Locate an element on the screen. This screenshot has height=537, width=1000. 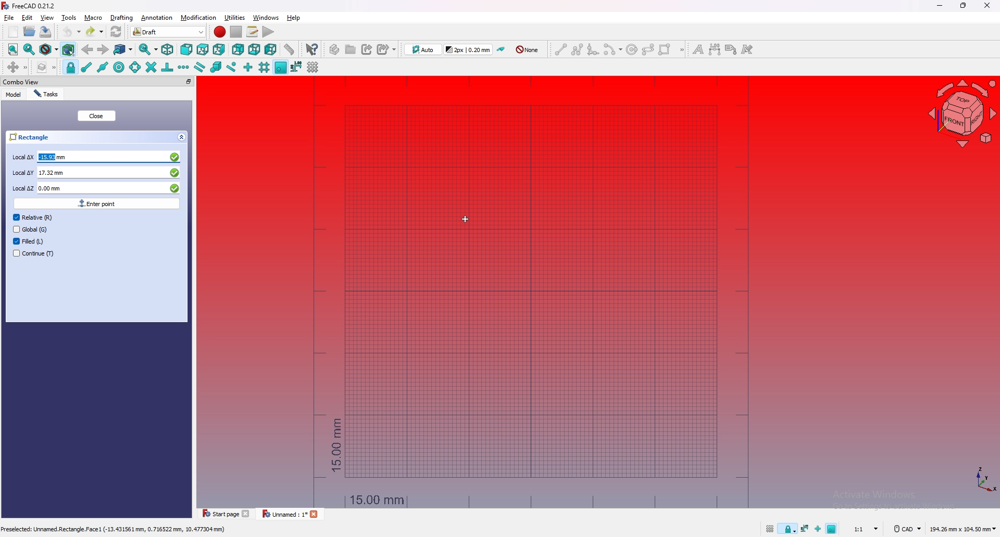
move is located at coordinates (16, 68).